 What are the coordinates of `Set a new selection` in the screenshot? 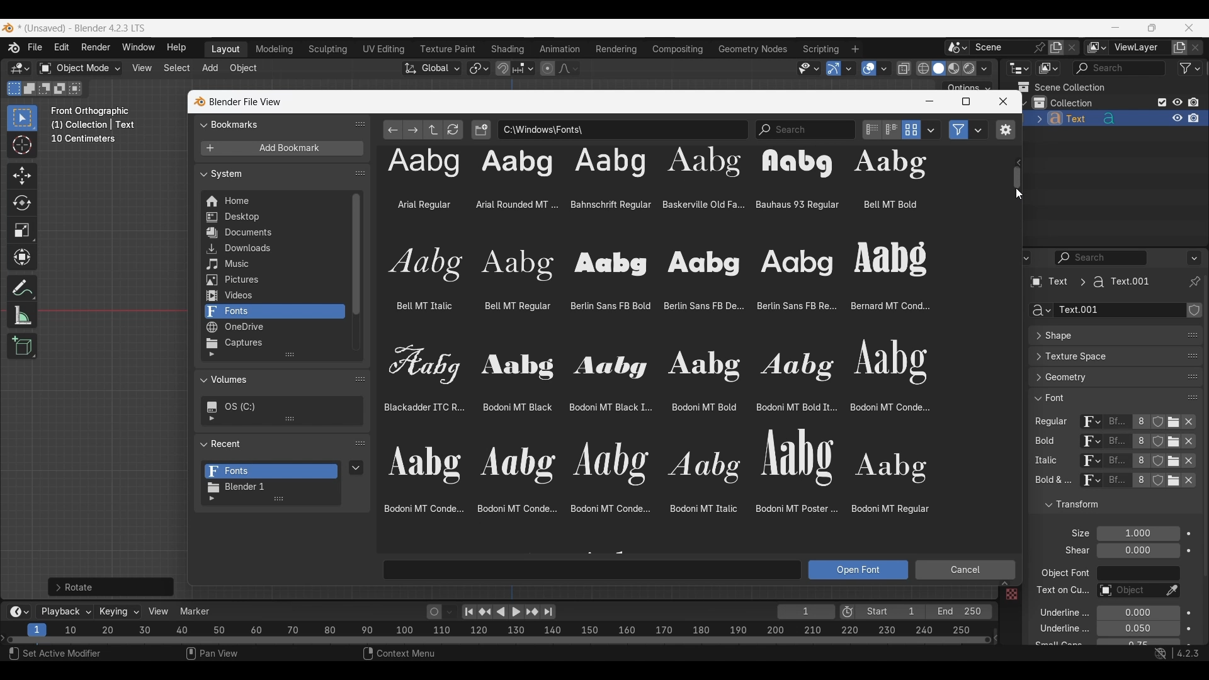 It's located at (14, 88).